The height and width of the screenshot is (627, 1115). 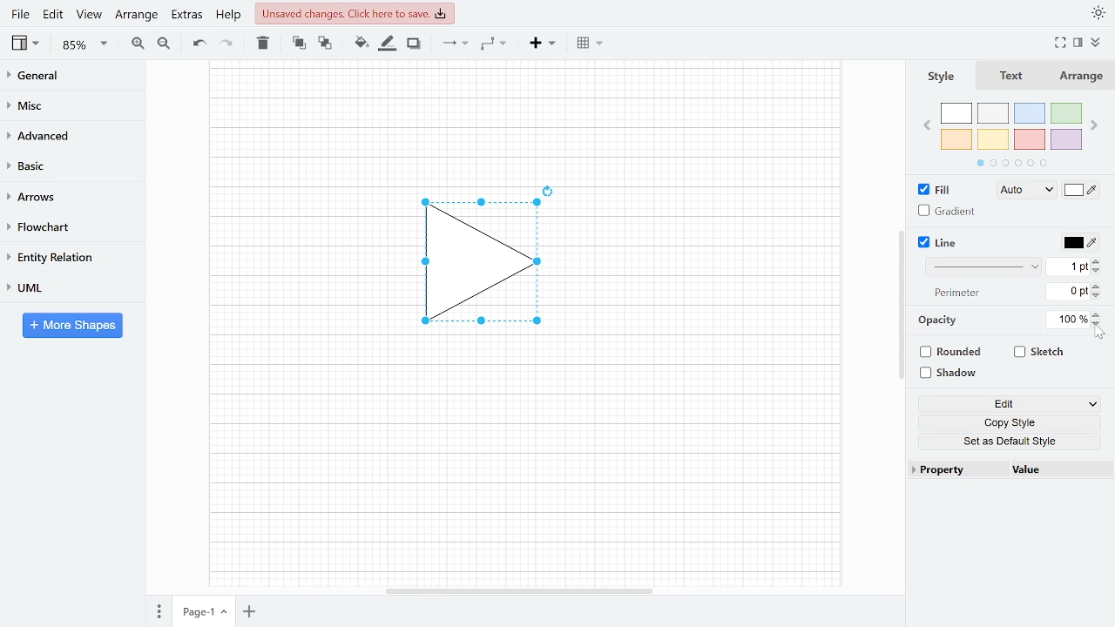 What do you see at coordinates (1078, 240) in the screenshot?
I see `Line color` at bounding box center [1078, 240].